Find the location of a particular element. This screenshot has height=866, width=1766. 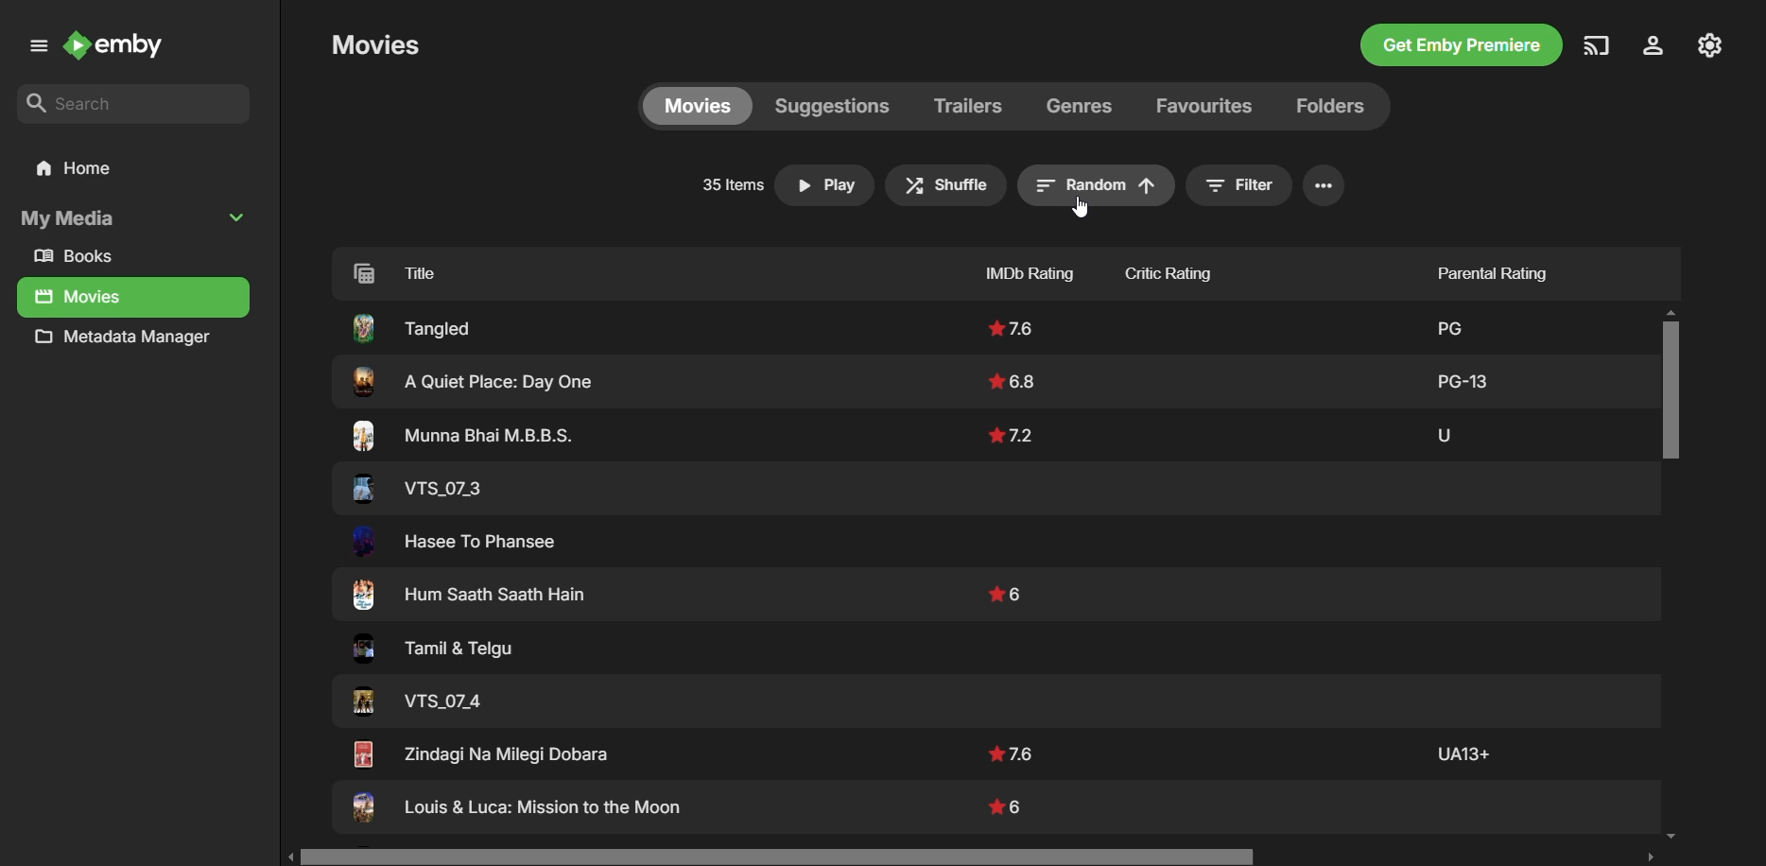

 is located at coordinates (1011, 331).